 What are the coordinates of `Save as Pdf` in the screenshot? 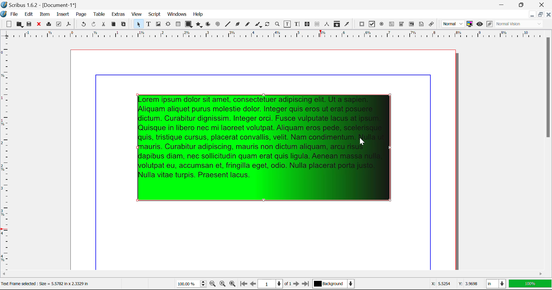 It's located at (69, 25).